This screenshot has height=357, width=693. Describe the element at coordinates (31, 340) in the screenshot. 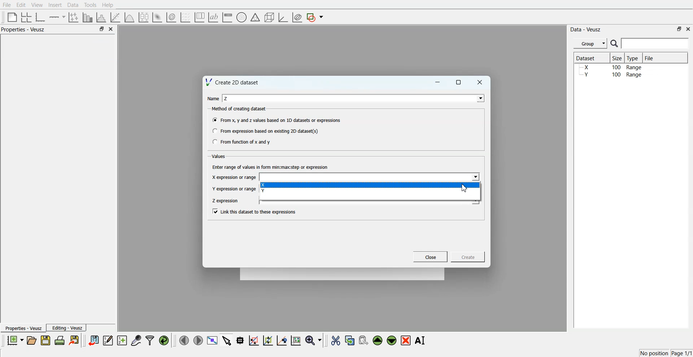

I see `Open the document` at that location.